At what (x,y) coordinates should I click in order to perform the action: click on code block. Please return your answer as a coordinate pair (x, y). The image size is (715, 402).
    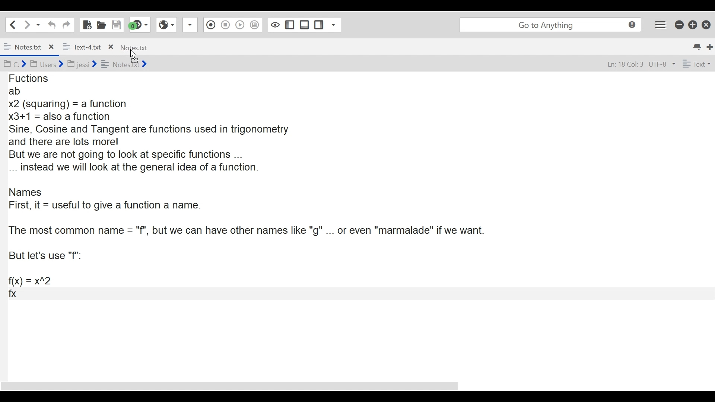
    Looking at the image, I should click on (347, 209).